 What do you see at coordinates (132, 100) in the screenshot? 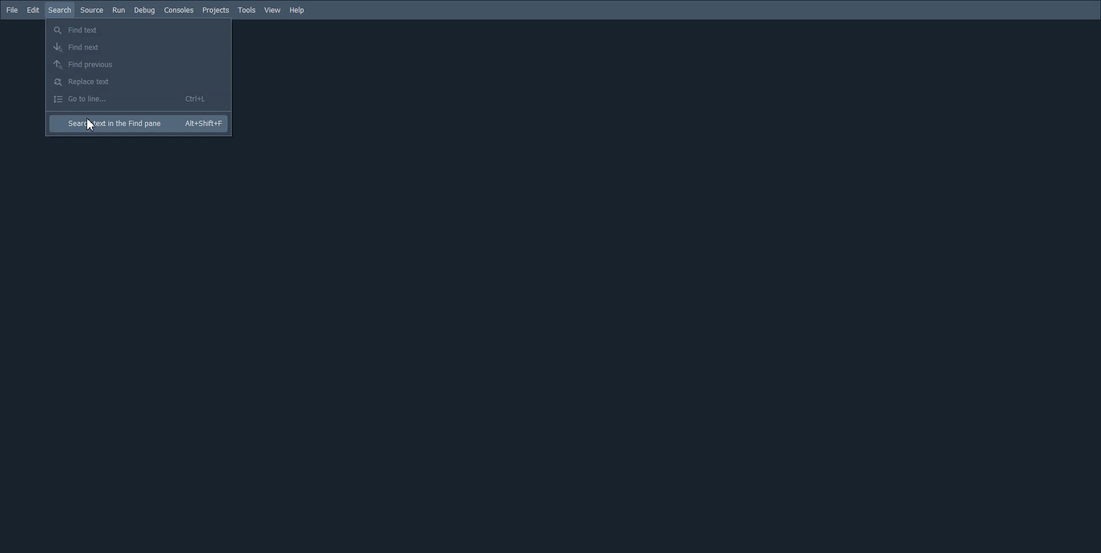
I see `Go to line` at bounding box center [132, 100].